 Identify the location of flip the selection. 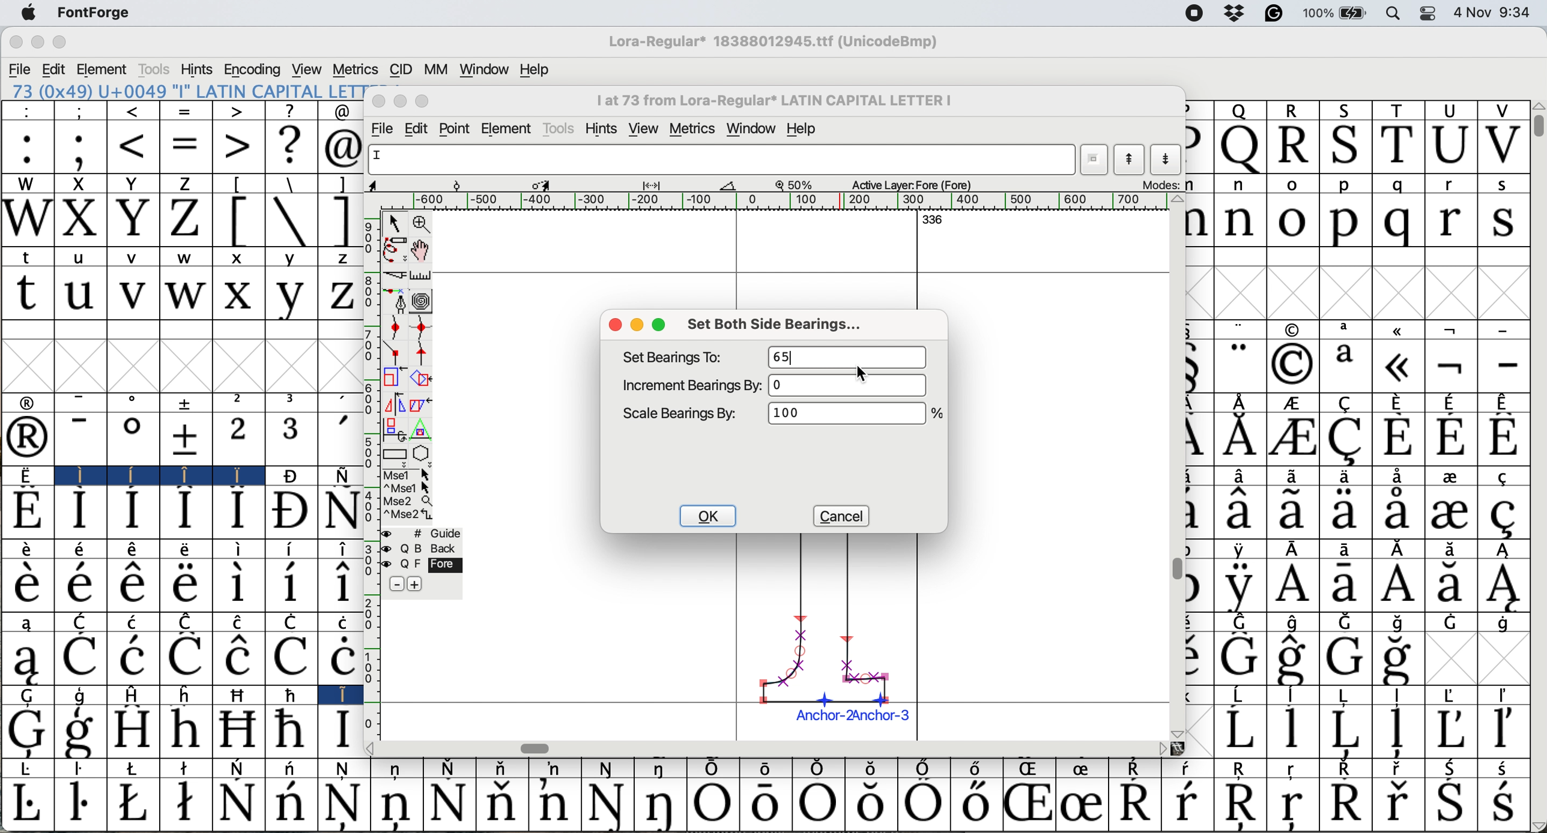
(393, 403).